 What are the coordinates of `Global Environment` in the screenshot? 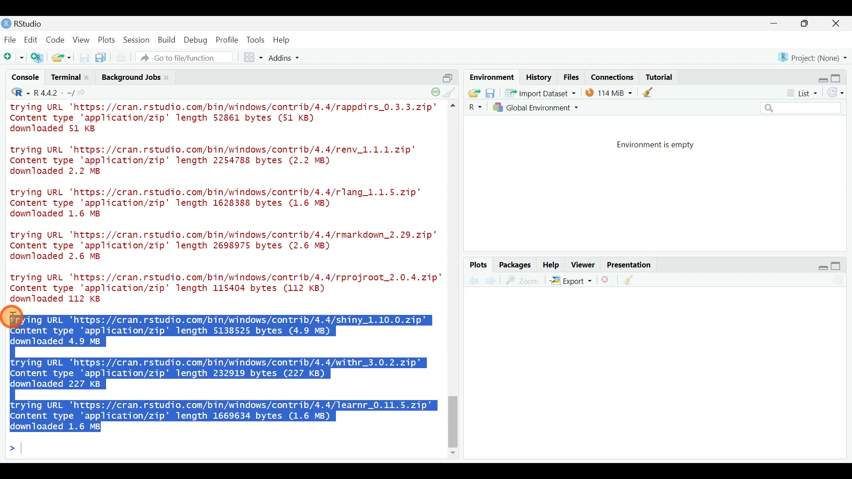 It's located at (543, 107).